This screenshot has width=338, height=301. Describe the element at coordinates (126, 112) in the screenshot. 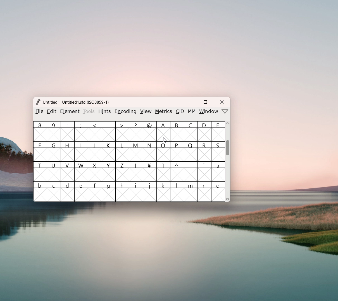

I see `encoding` at that location.